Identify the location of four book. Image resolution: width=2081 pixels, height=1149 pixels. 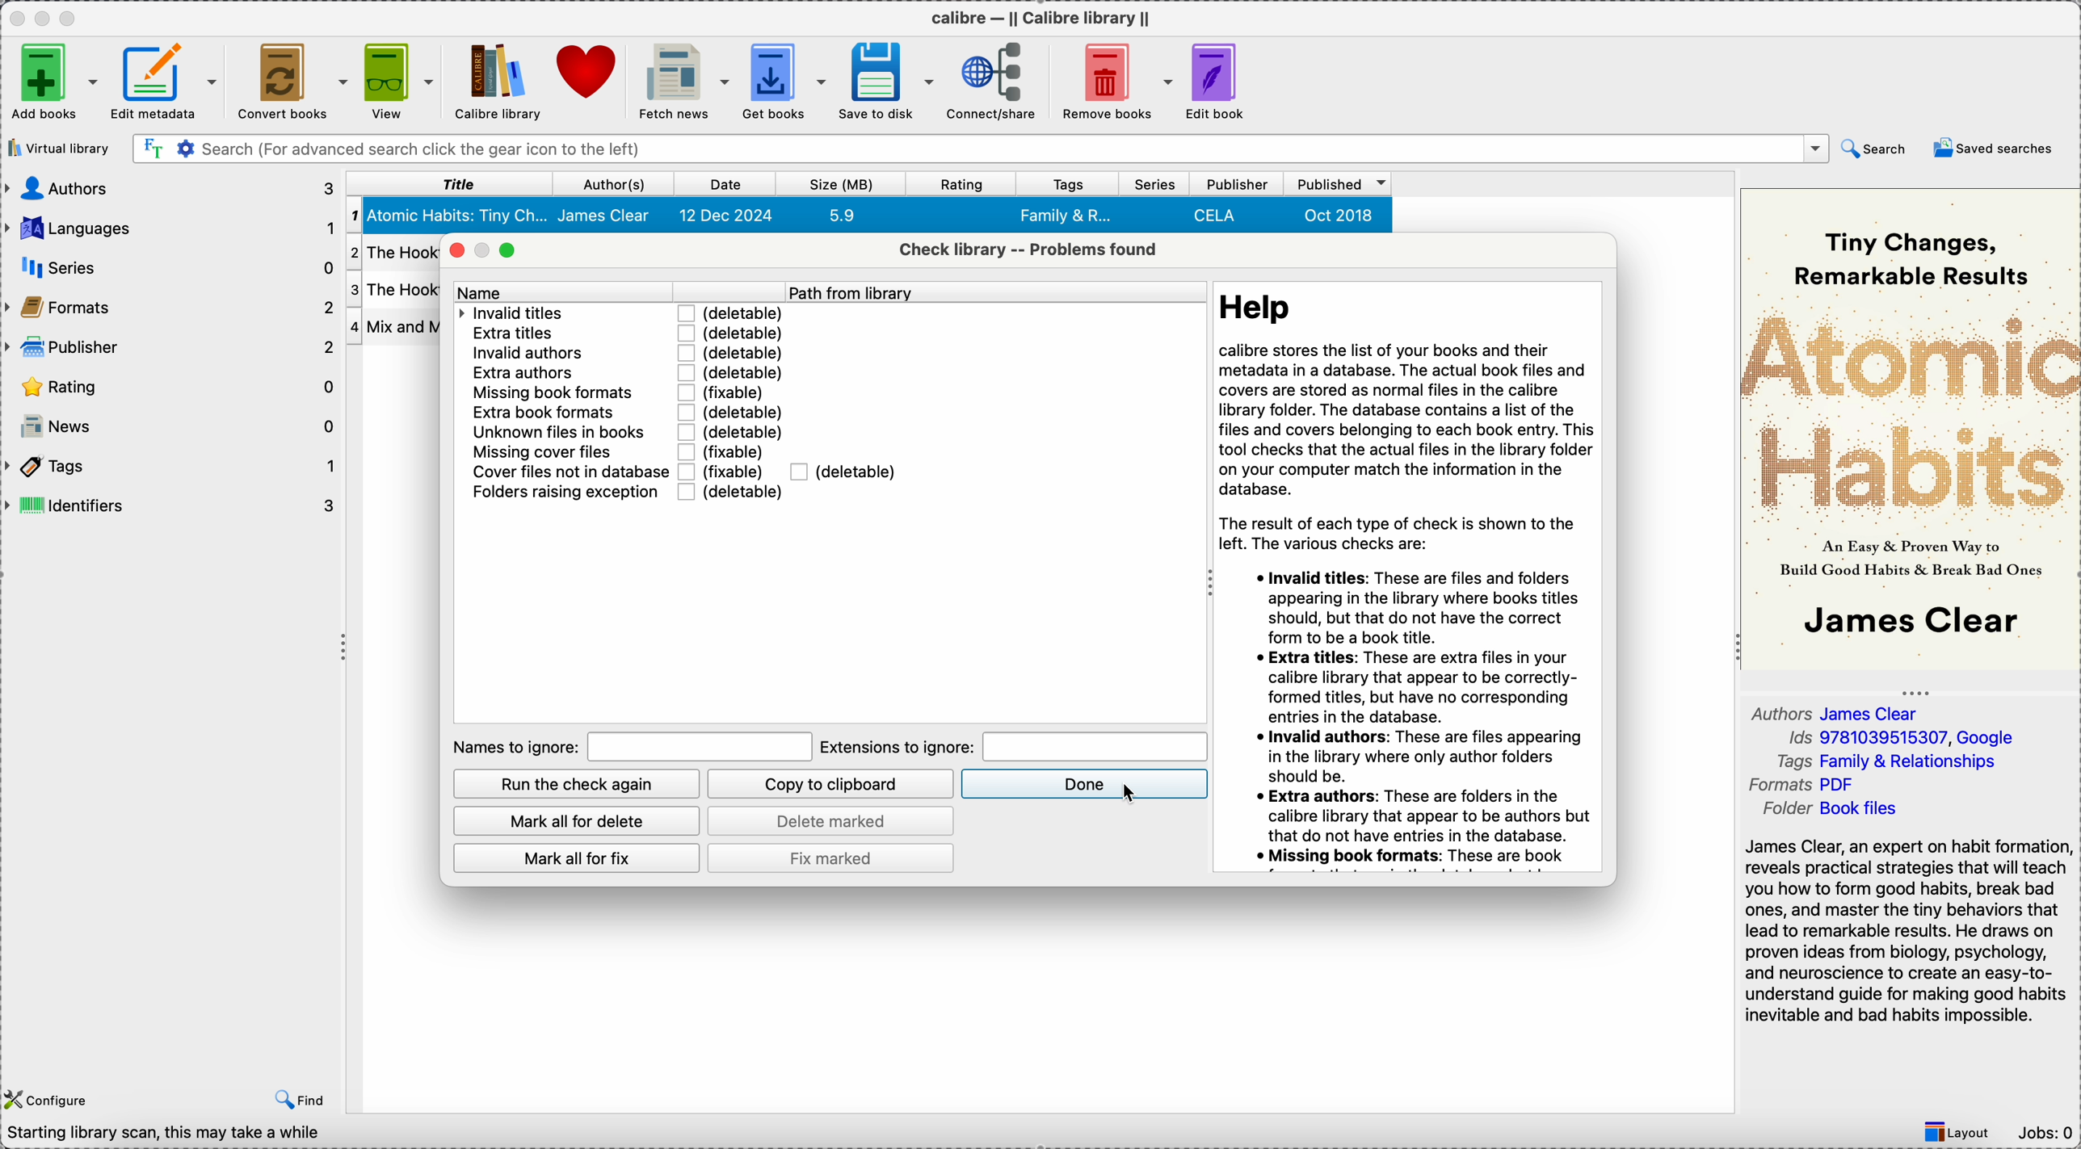
(391, 329).